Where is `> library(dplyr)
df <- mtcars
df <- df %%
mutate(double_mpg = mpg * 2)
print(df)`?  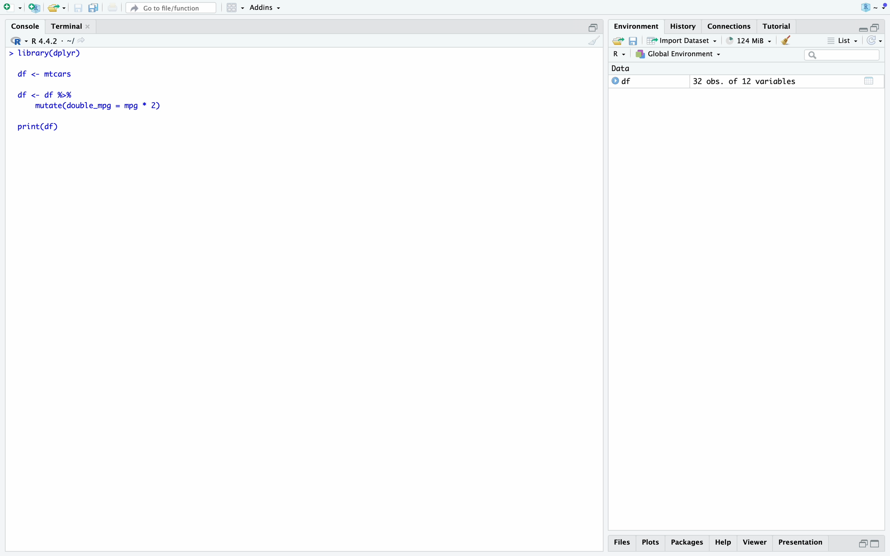
> library(dplyr)
df <- mtcars
df <- df %%
mutate(double_mpg = mpg * 2)
print(df) is located at coordinates (87, 95).